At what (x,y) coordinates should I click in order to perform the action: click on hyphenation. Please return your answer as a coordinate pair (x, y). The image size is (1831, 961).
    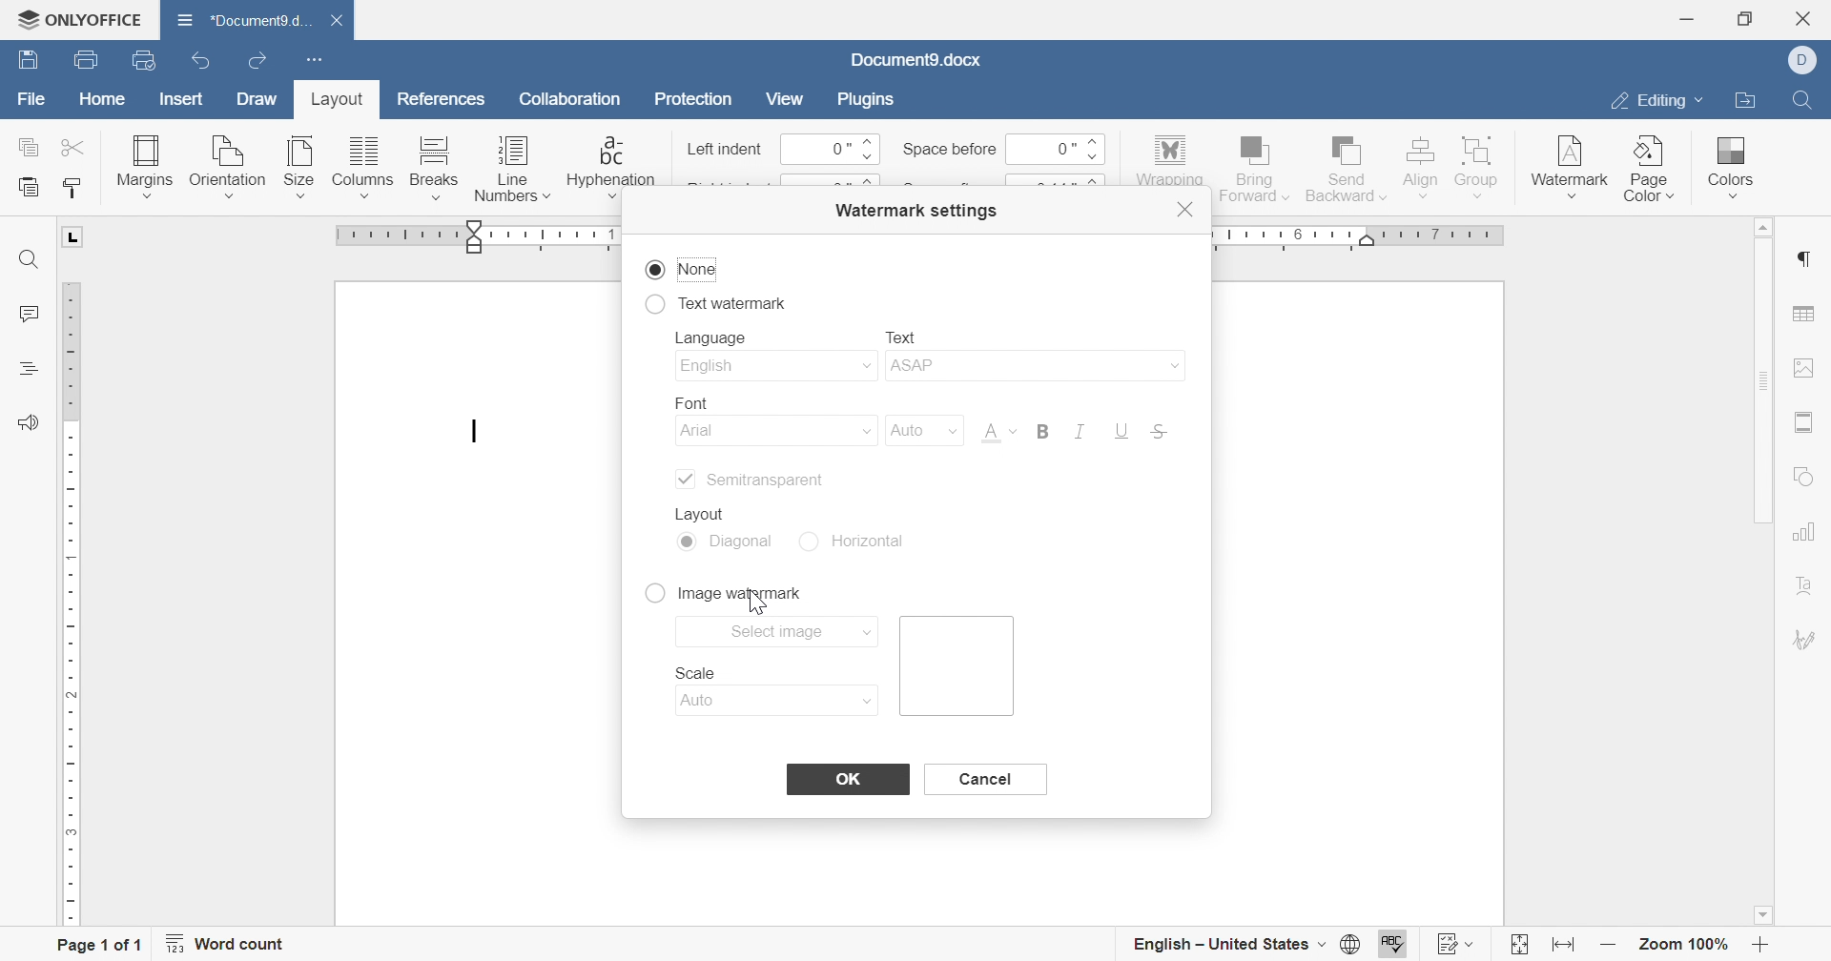
    Looking at the image, I should click on (610, 167).